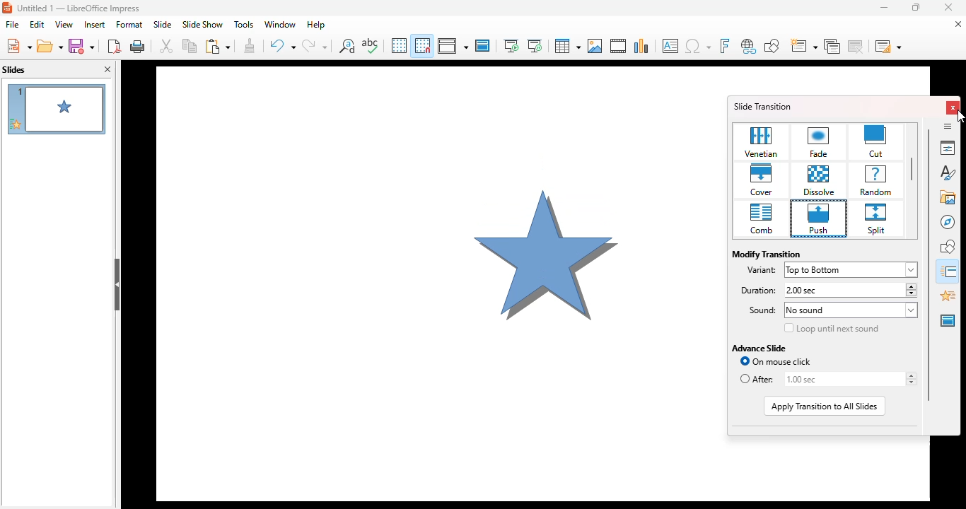 This screenshot has width=966, height=509. I want to click on close pane, so click(107, 69).